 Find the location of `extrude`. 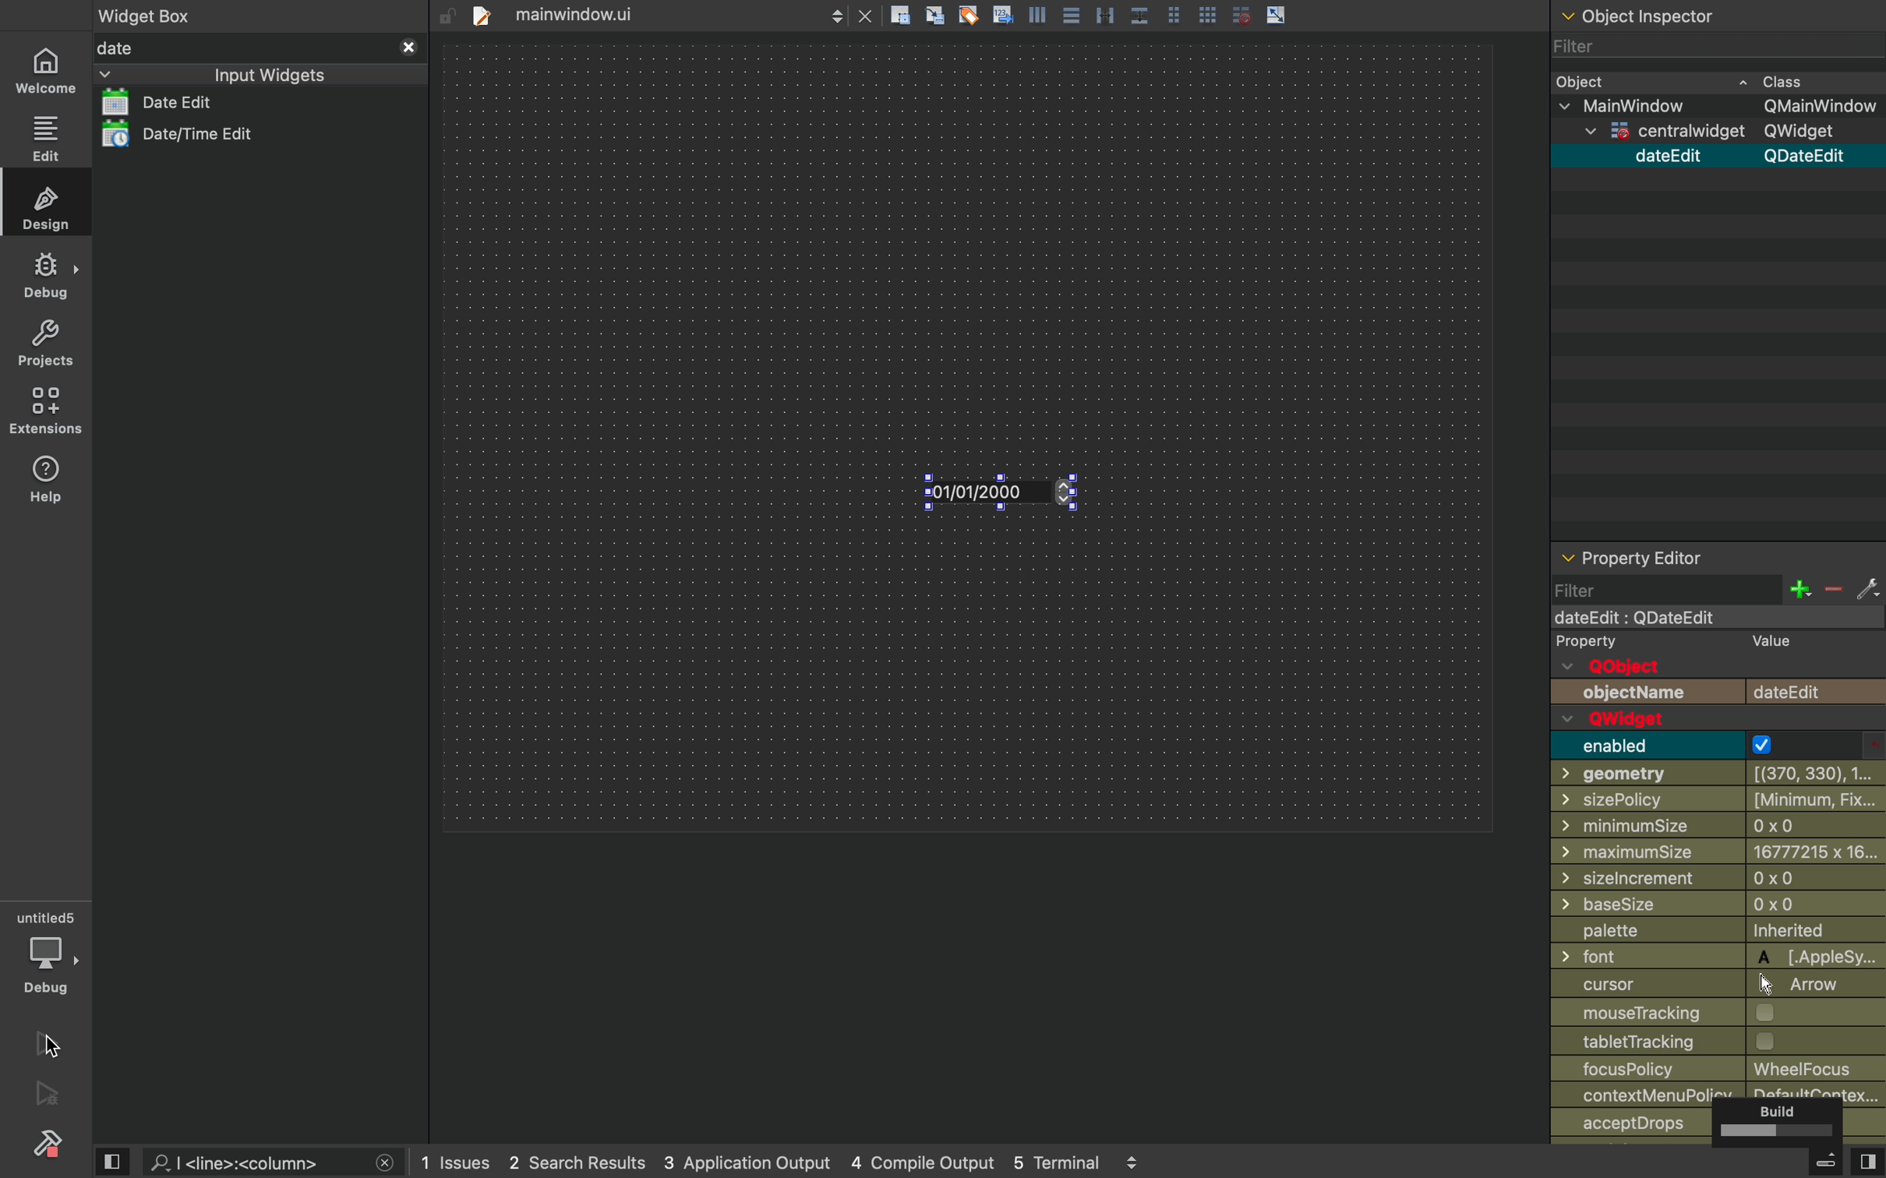

extrude is located at coordinates (1828, 1162).